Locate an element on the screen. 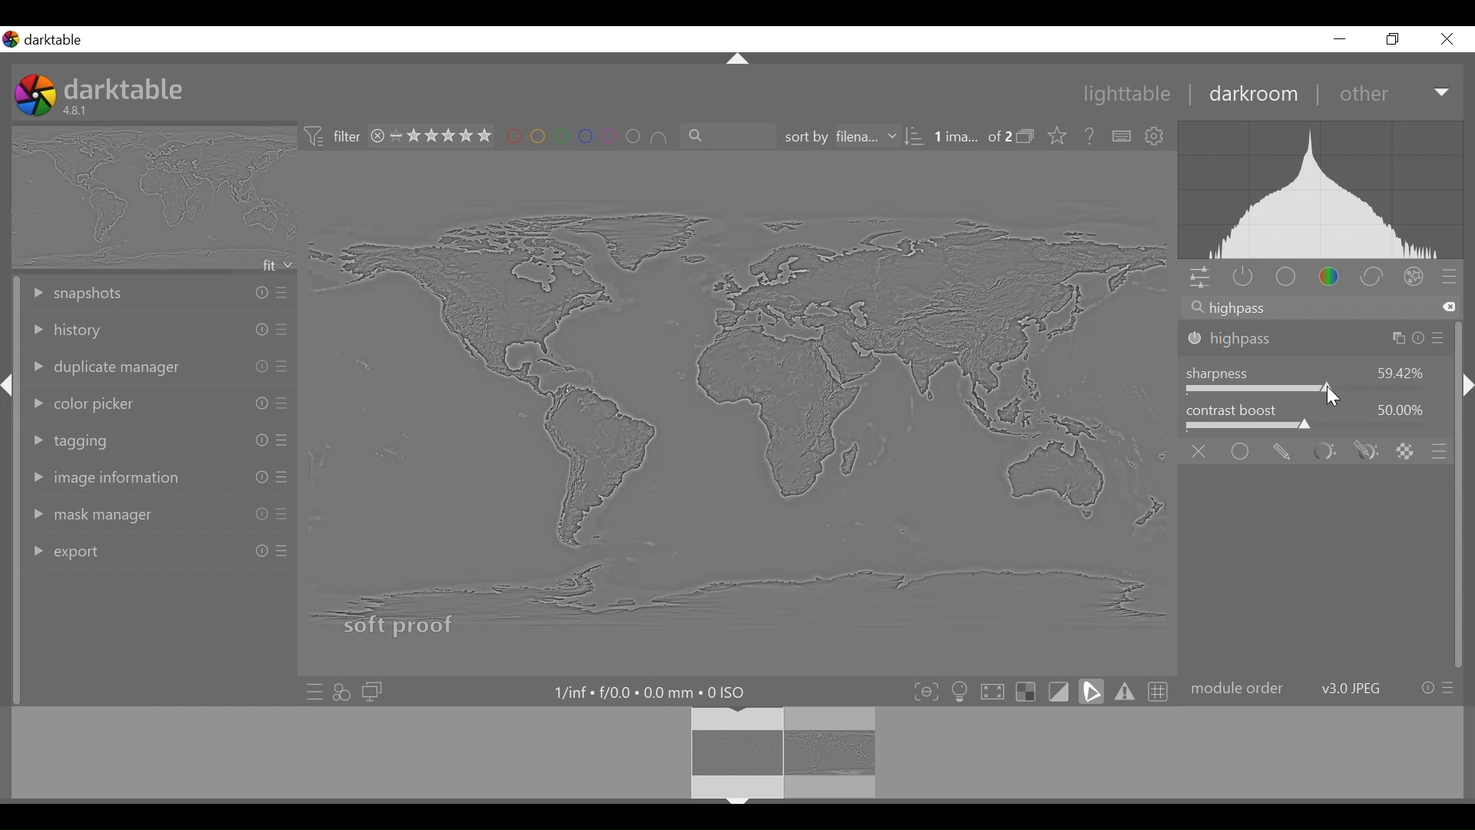 This screenshot has width=1475, height=830. sharpness is located at coordinates (1220, 373).